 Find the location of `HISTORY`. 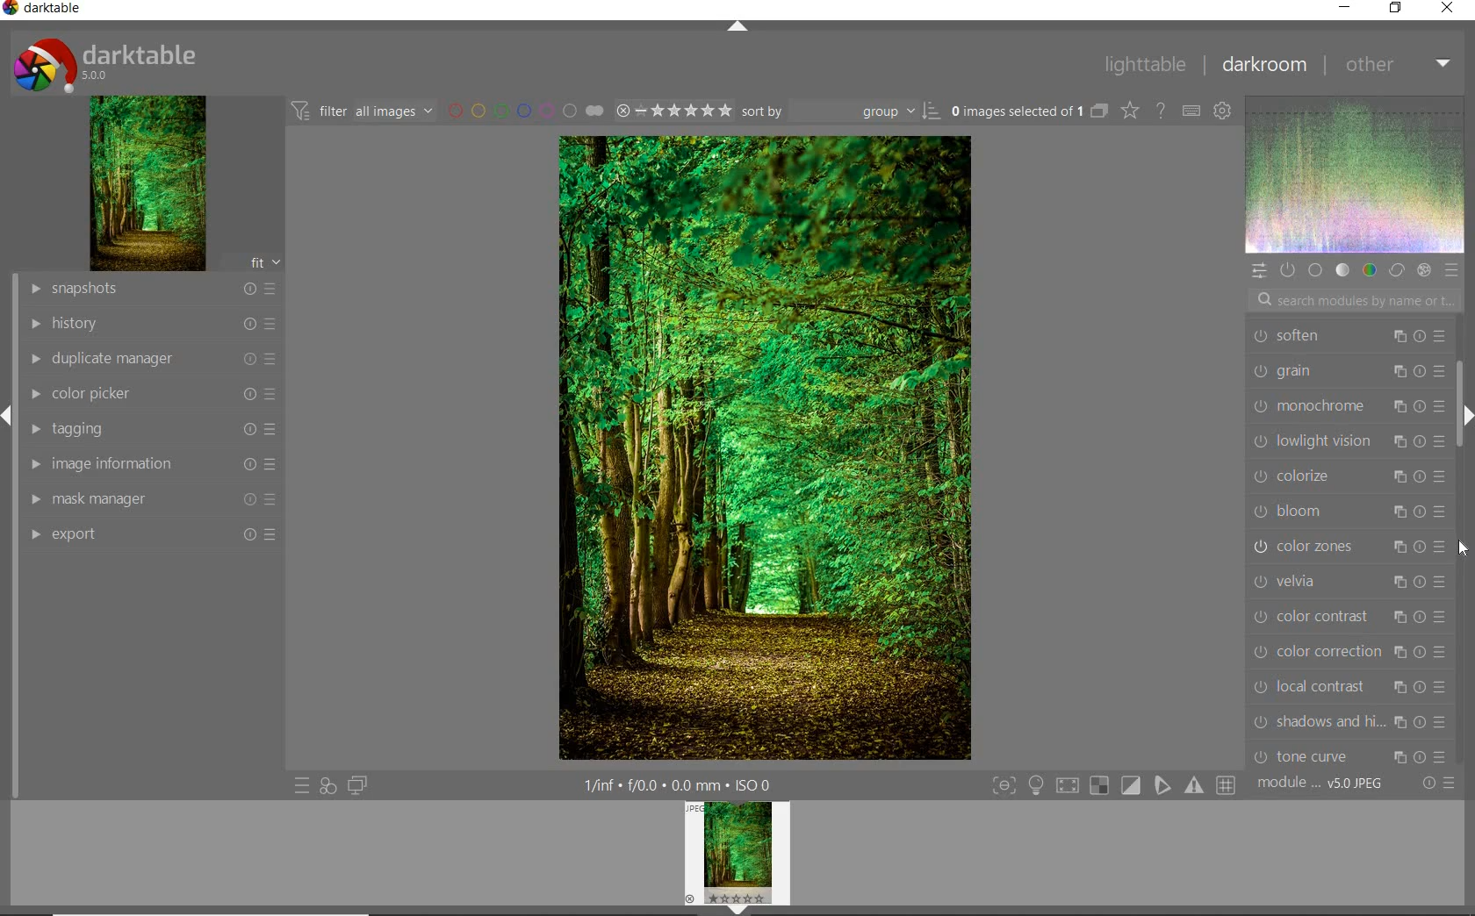

HISTORY is located at coordinates (149, 325).